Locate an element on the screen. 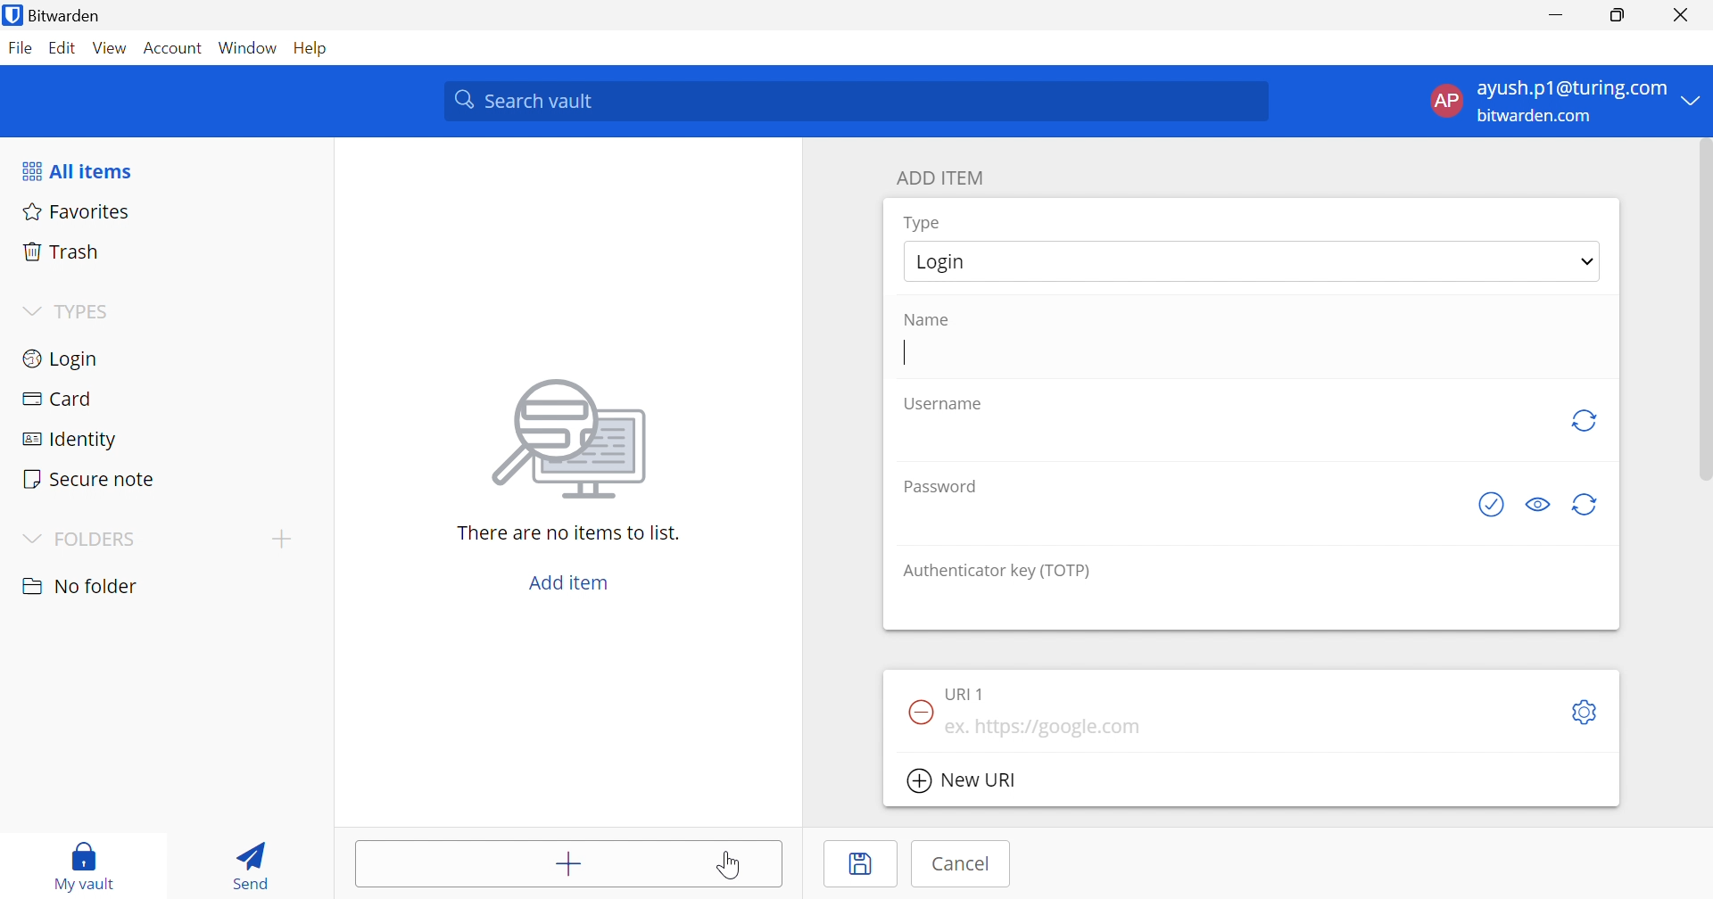  Cursor is located at coordinates (729, 866).